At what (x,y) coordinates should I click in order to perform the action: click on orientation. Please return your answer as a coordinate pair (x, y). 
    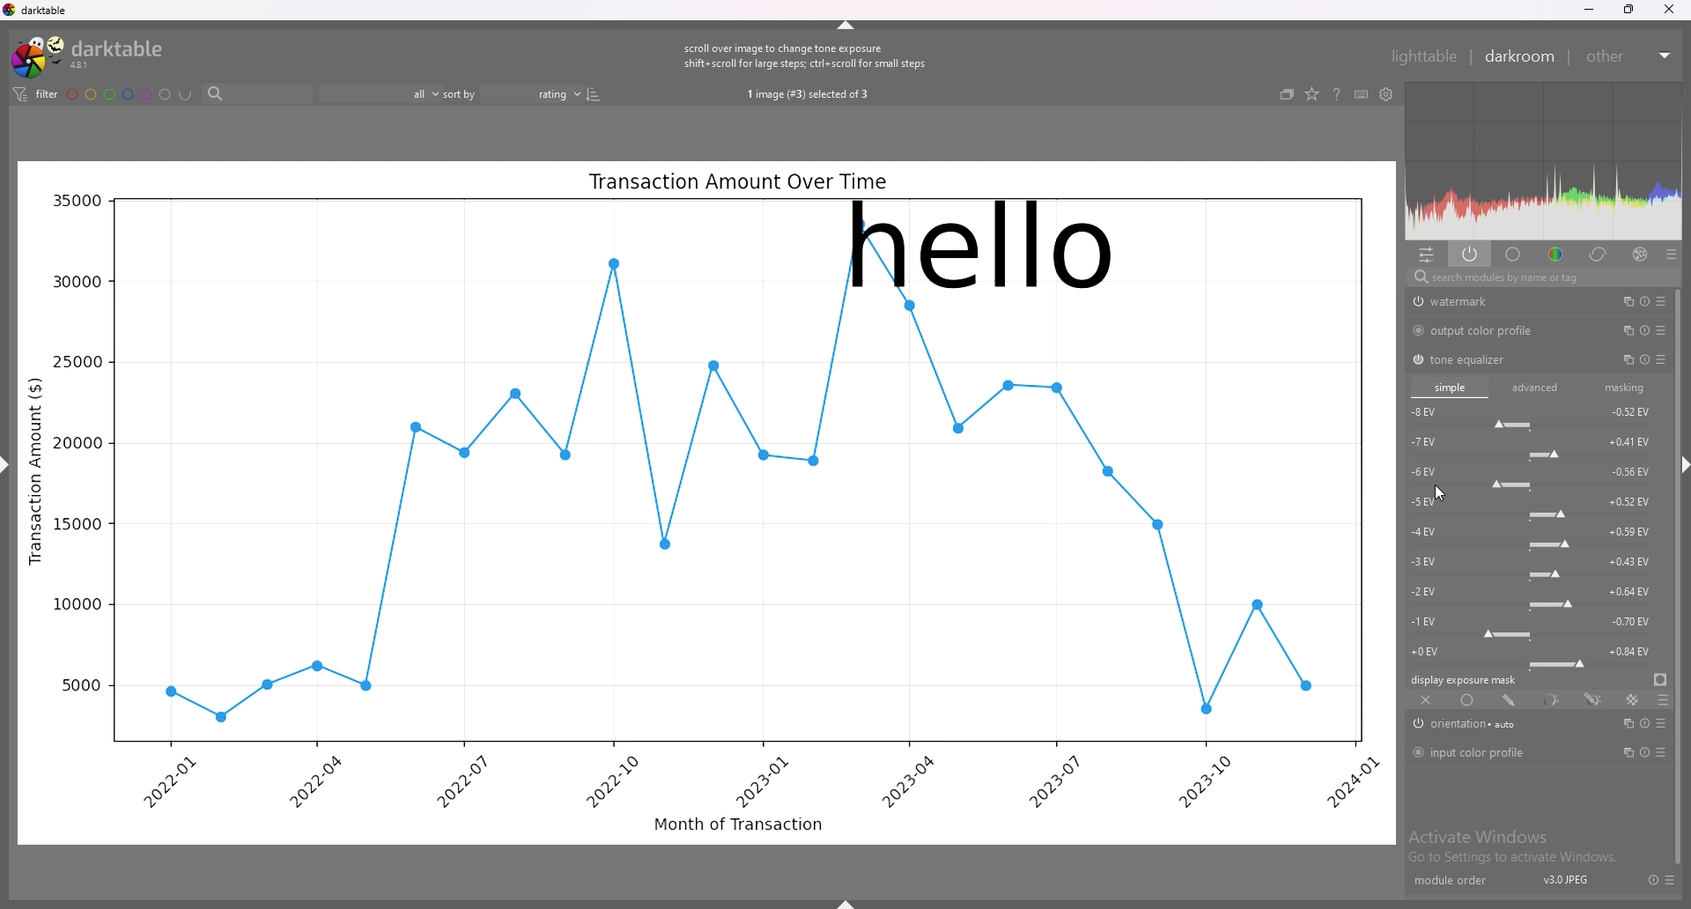
    Looking at the image, I should click on (1477, 725).